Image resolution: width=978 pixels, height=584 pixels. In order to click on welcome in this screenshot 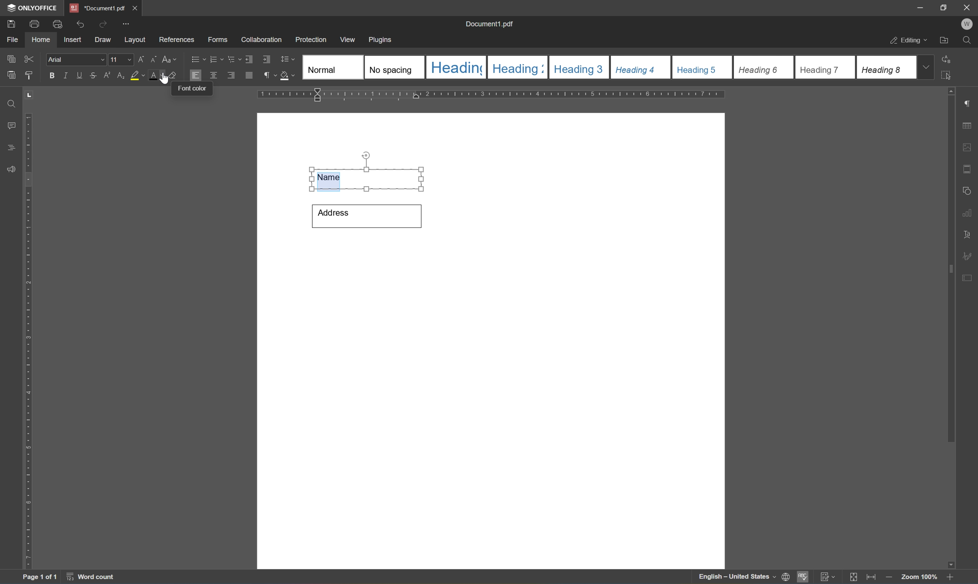, I will do `click(967, 24)`.